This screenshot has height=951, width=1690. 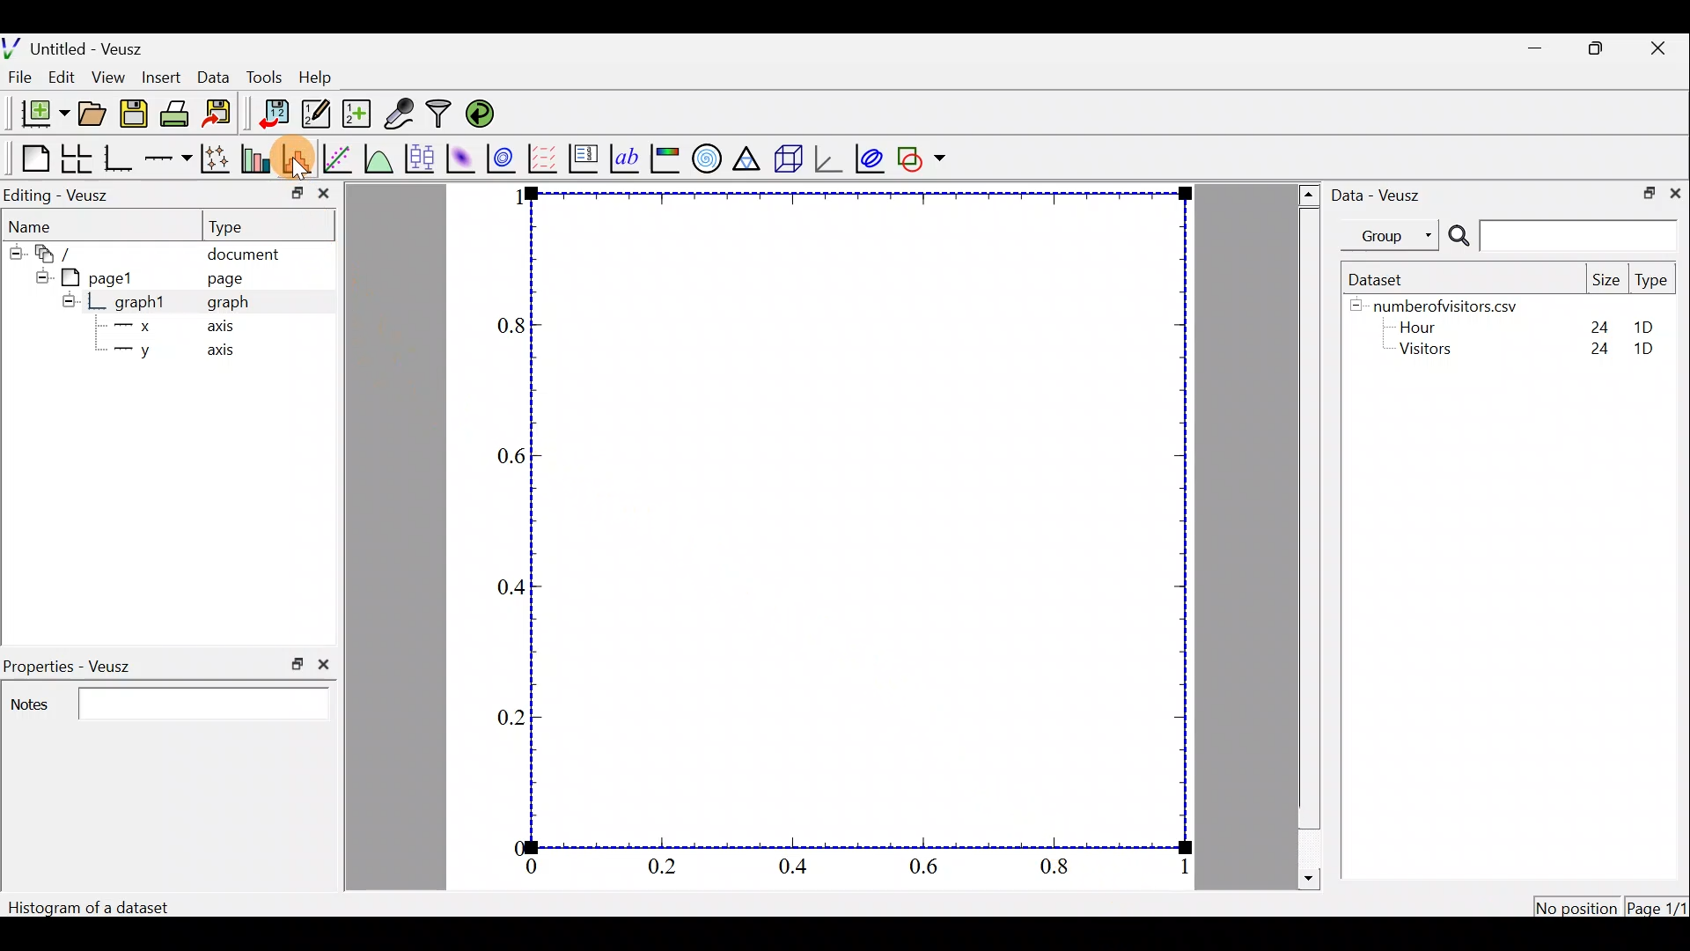 I want to click on hide sub menu, so click(x=12, y=251).